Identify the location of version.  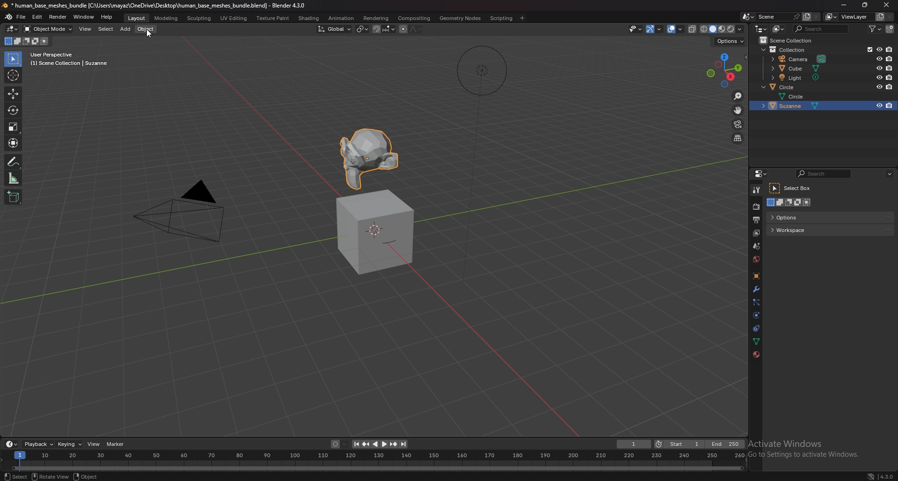
(887, 477).